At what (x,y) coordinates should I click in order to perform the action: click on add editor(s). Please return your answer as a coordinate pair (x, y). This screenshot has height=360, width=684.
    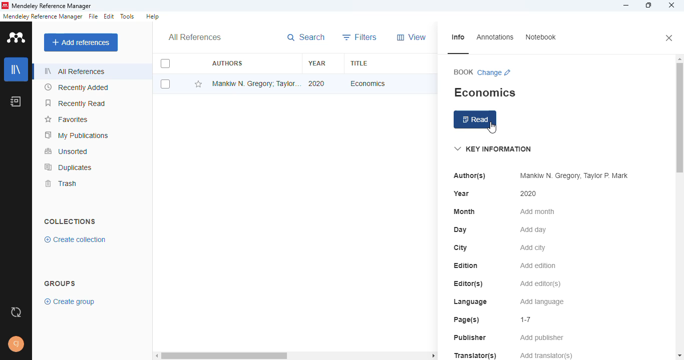
    Looking at the image, I should click on (541, 284).